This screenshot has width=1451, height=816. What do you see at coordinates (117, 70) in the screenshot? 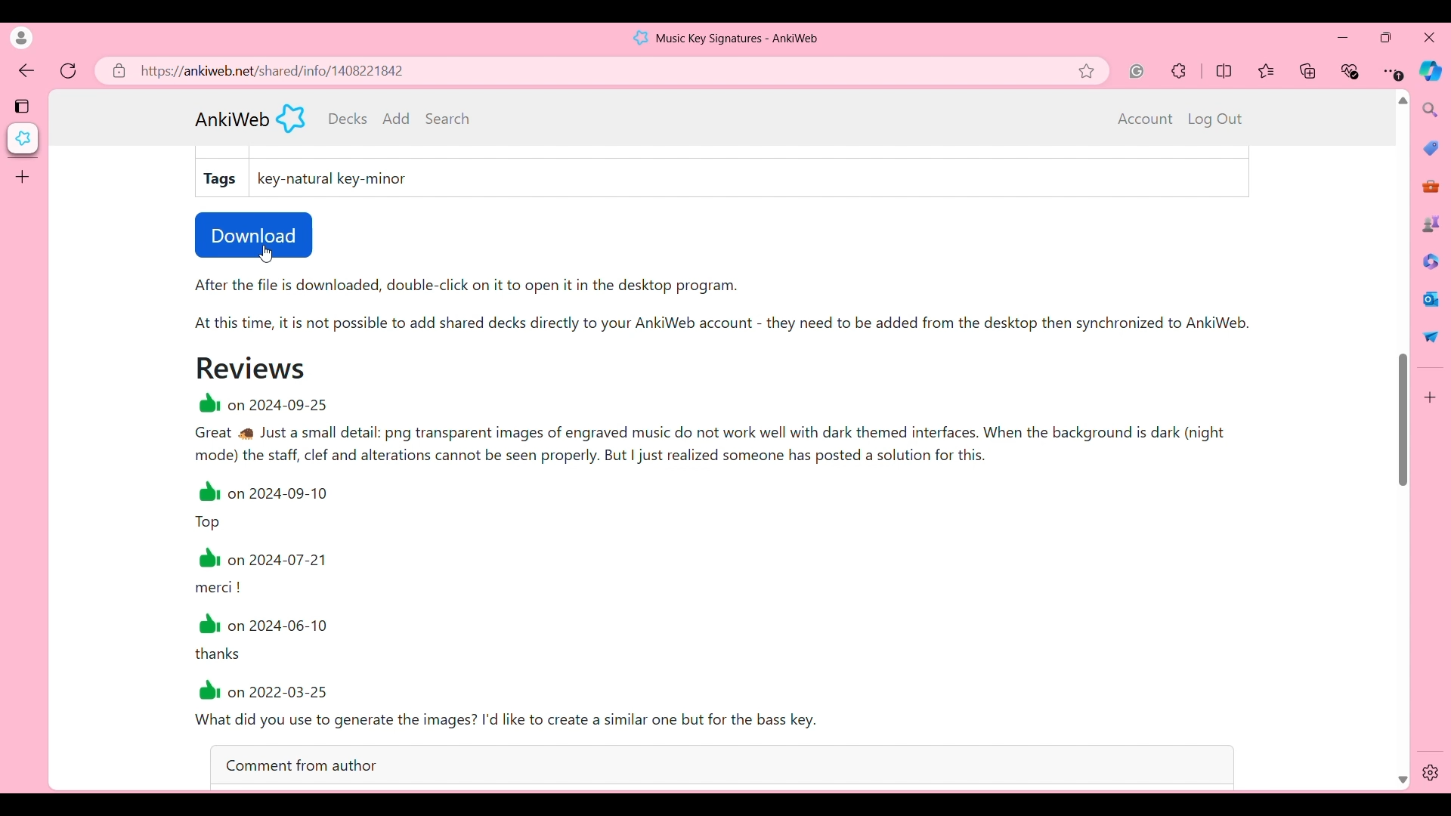
I see `Click to view site information` at bounding box center [117, 70].